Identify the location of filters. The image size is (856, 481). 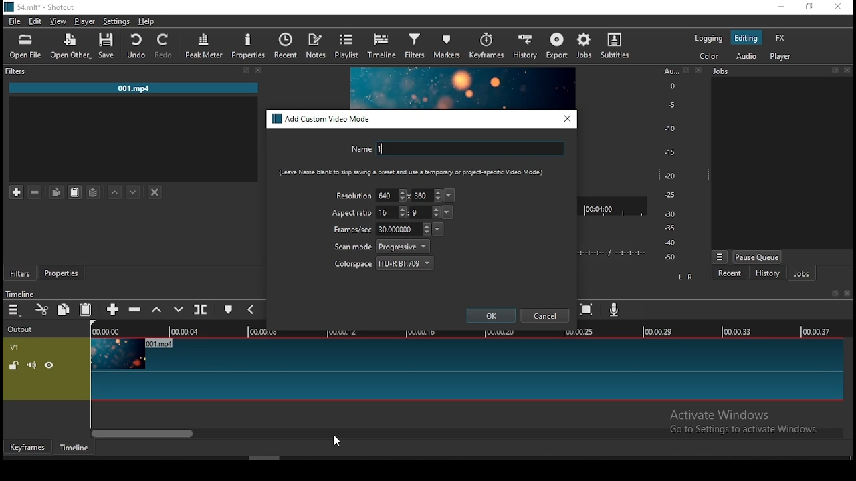
(20, 273).